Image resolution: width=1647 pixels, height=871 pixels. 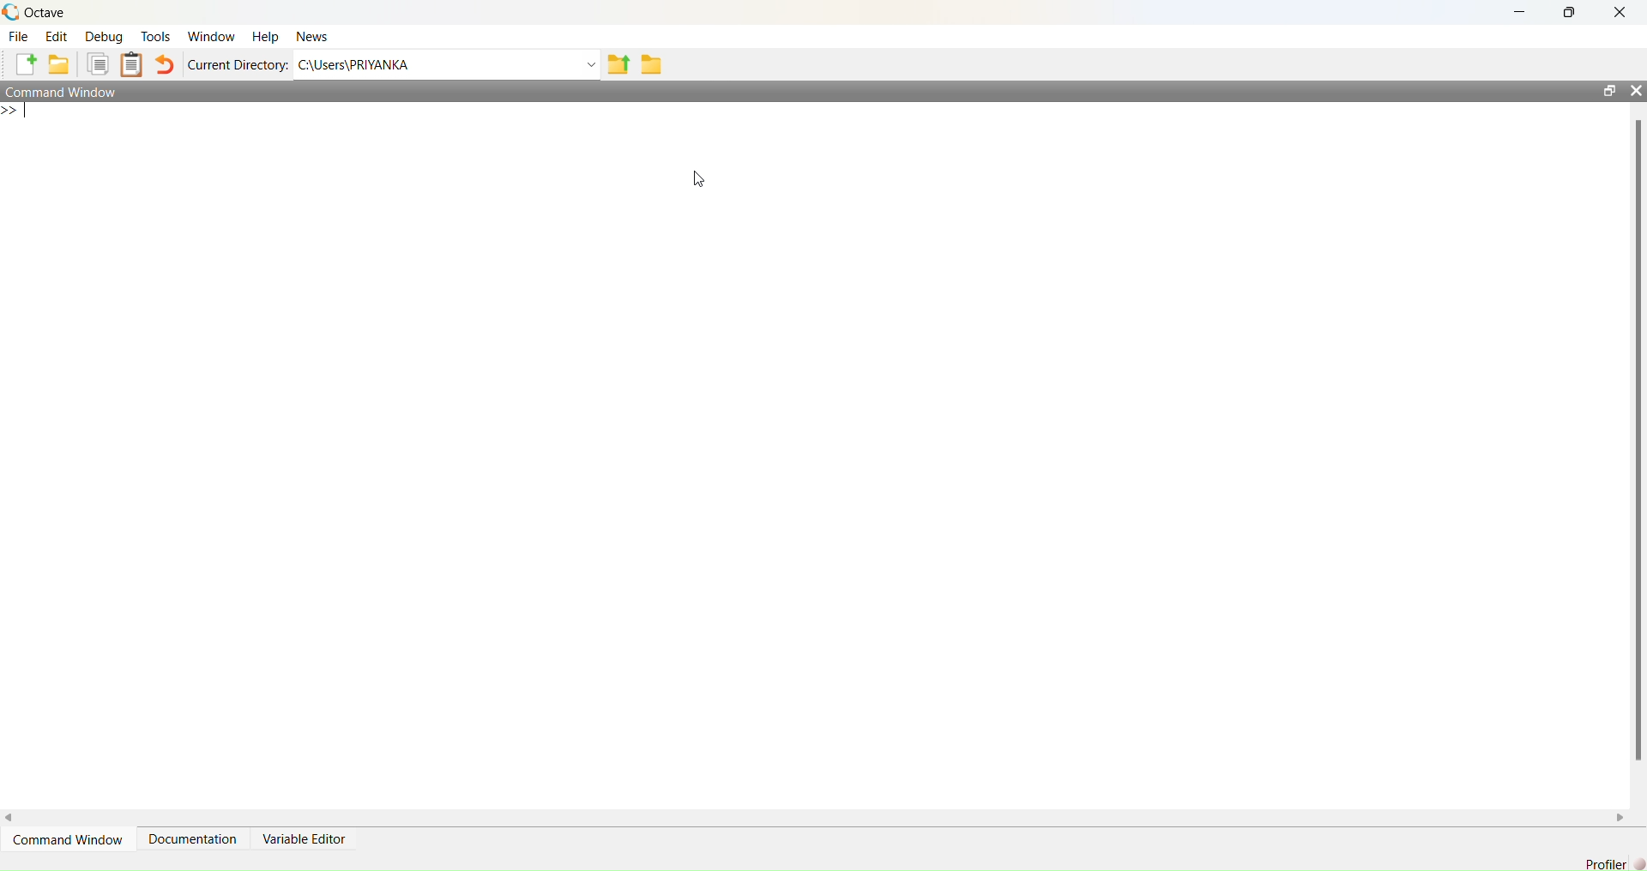 What do you see at coordinates (362, 65) in the screenshot?
I see `C:\Users\PRIYANKA` at bounding box center [362, 65].